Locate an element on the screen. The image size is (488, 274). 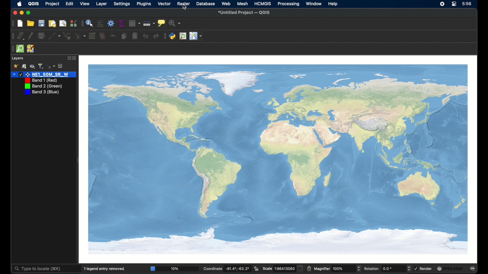
paste features is located at coordinates (134, 36).